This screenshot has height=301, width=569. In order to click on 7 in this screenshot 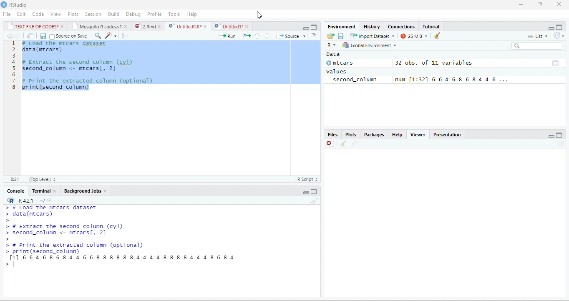, I will do `click(13, 80)`.